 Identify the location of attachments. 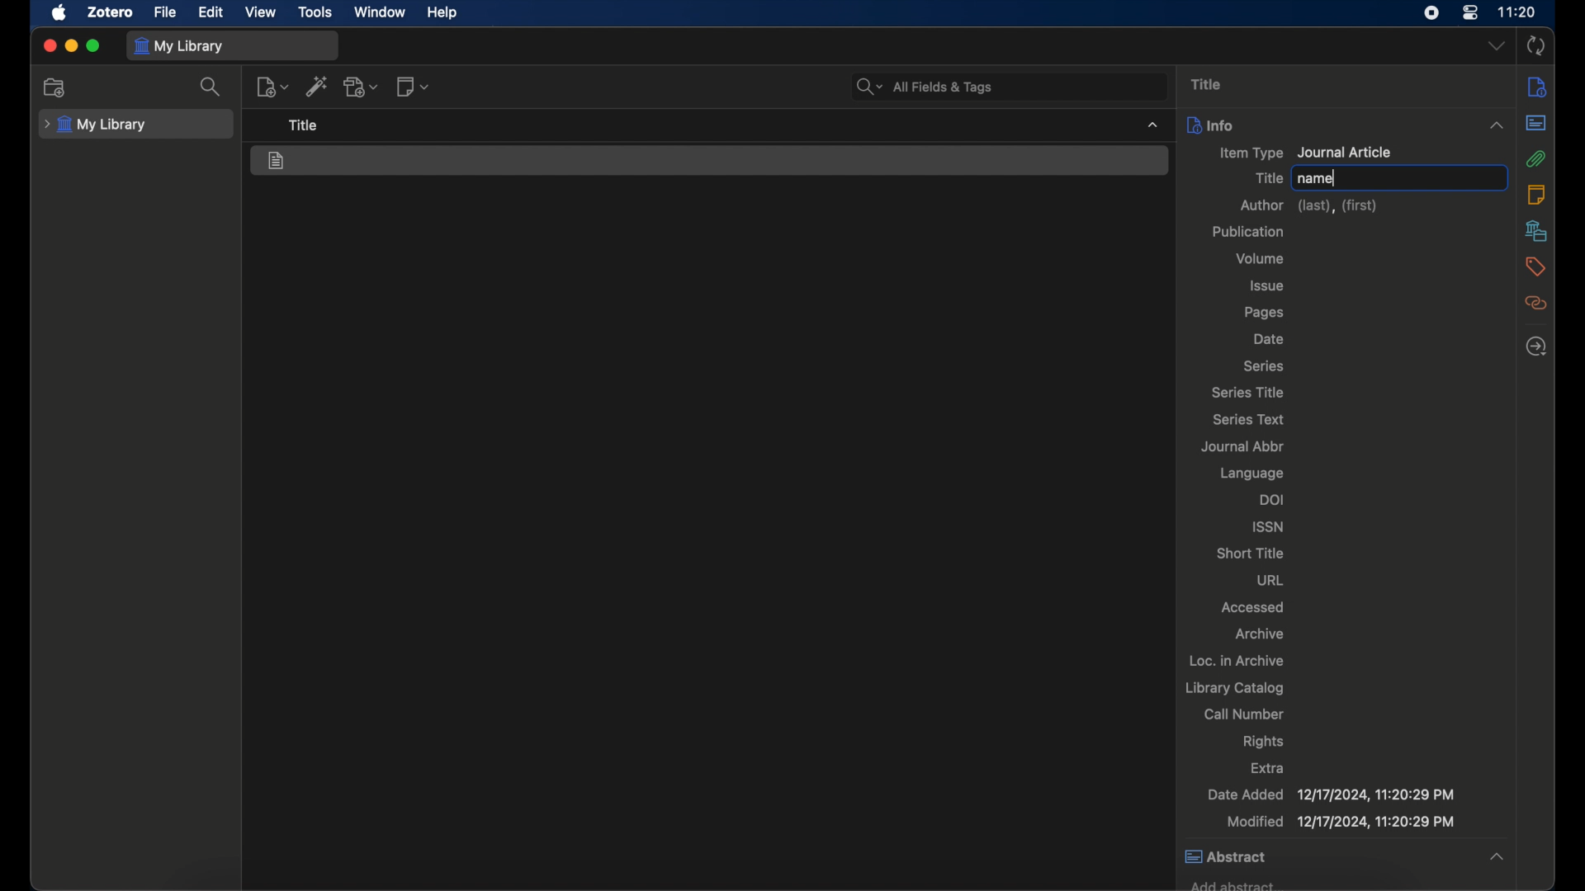
(1535, 158).